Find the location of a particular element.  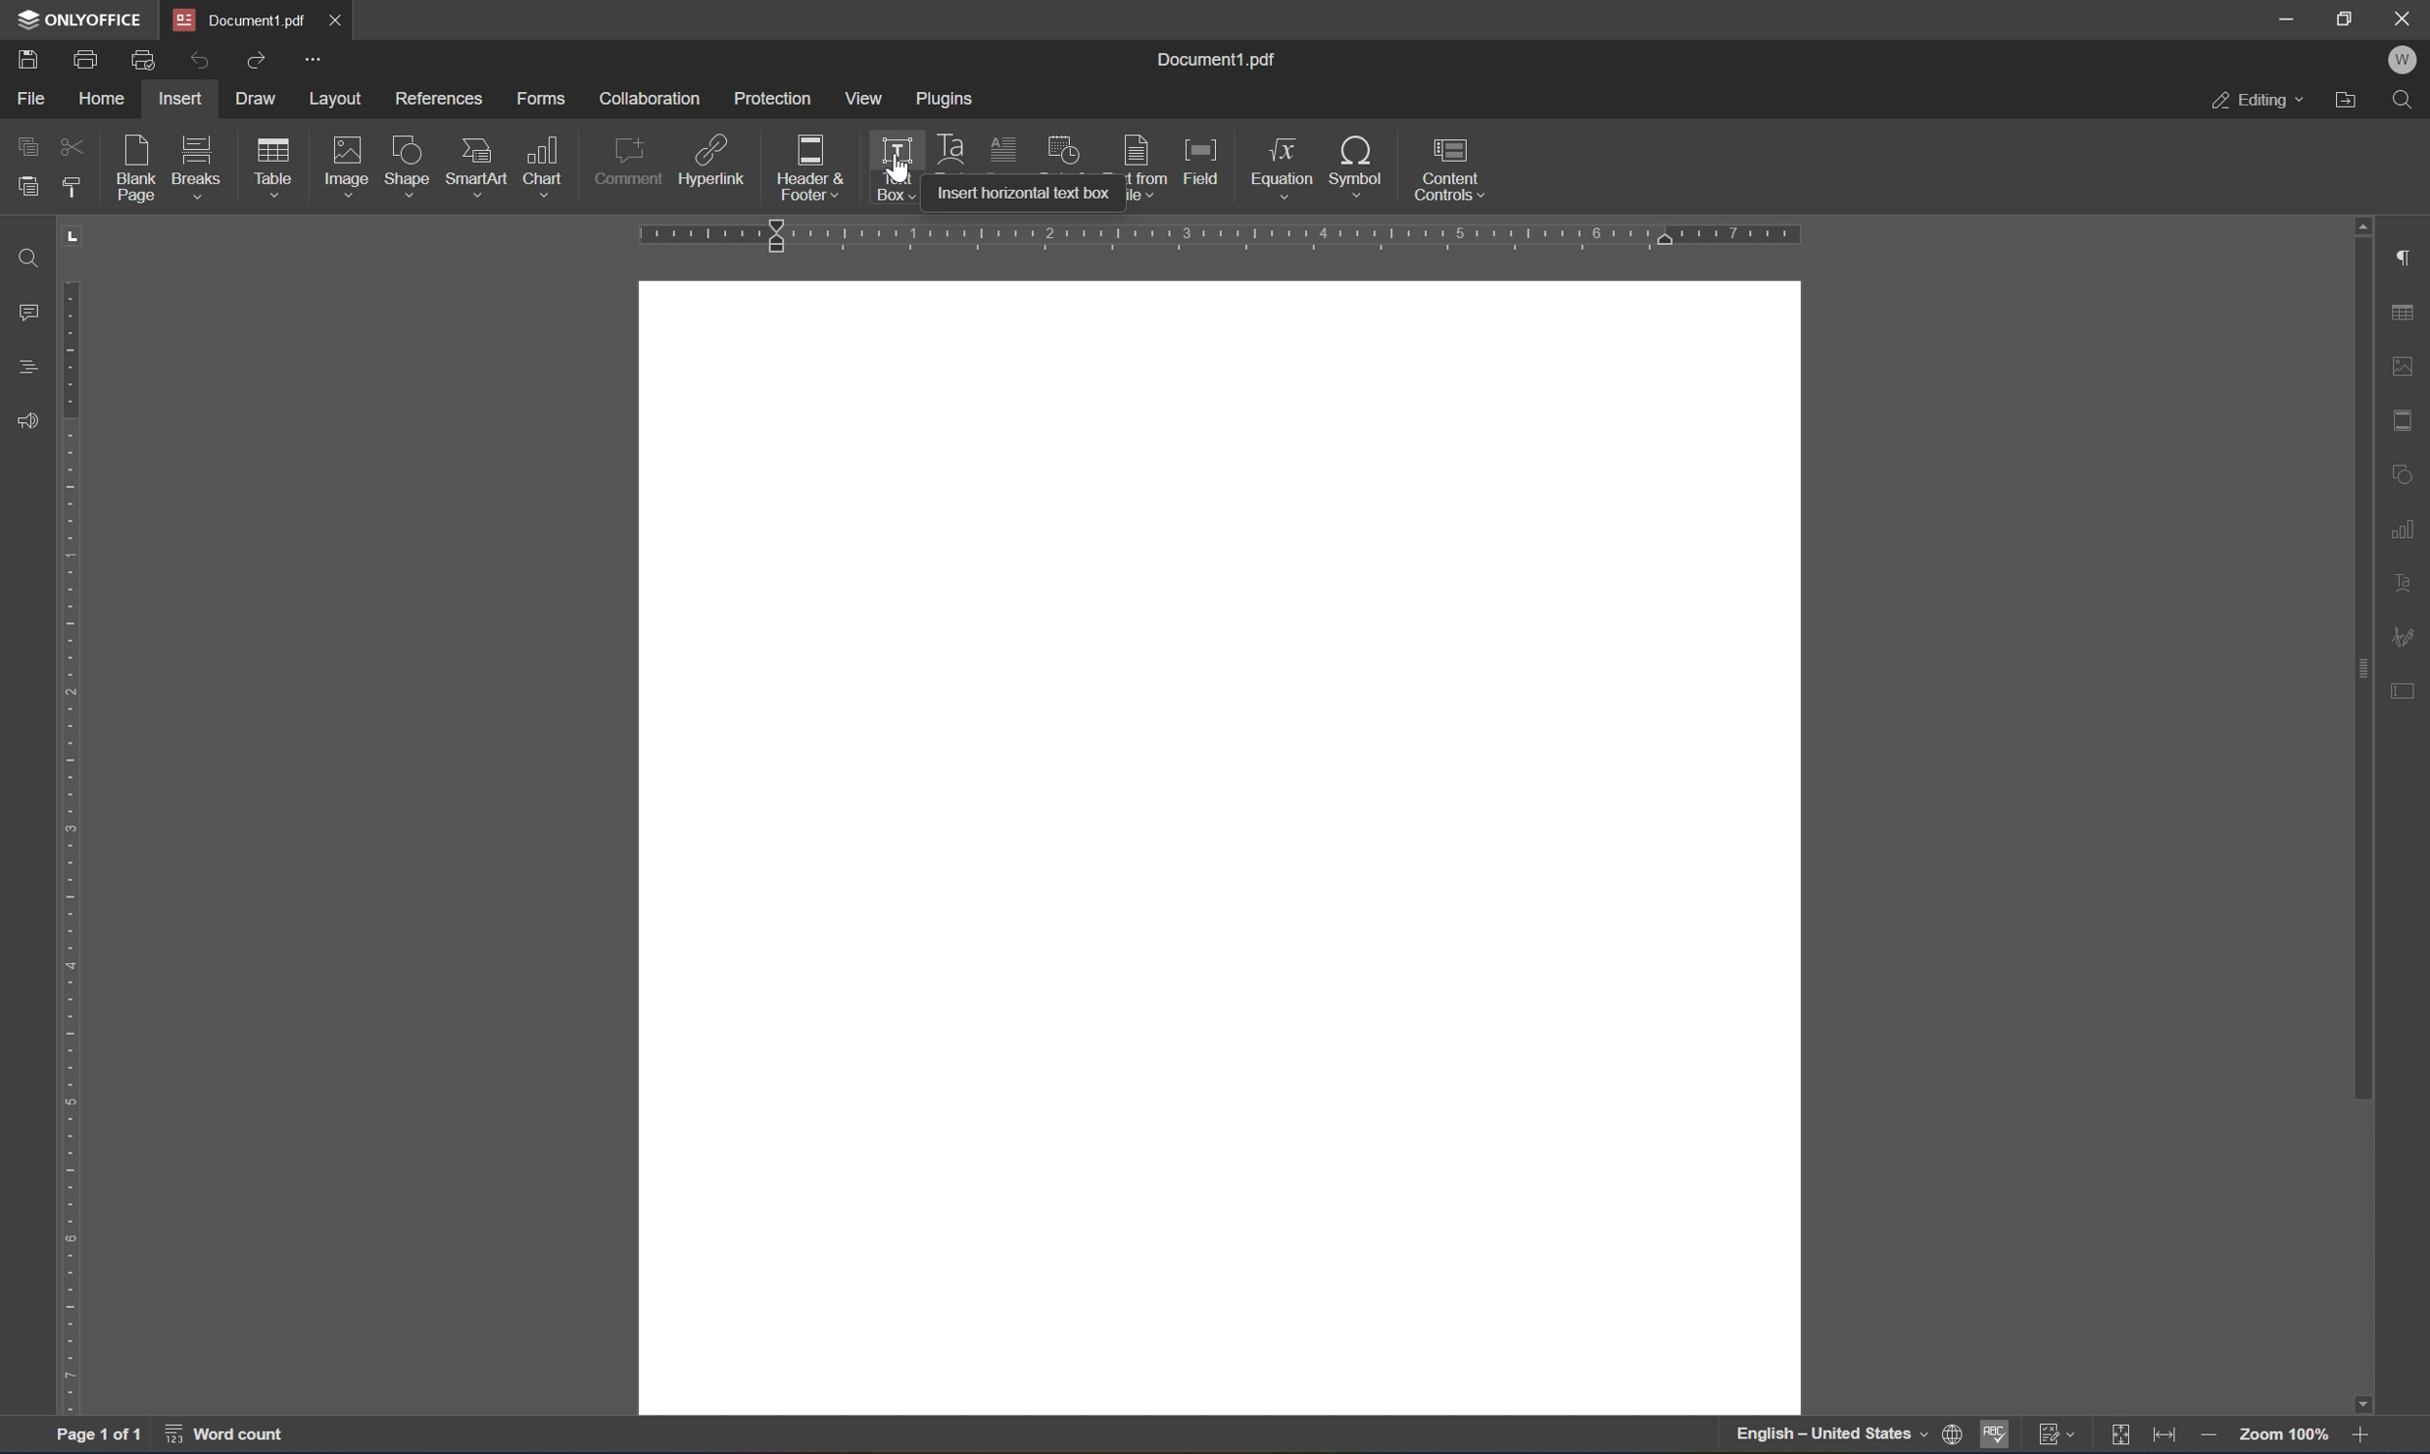

insert is located at coordinates (178, 99).